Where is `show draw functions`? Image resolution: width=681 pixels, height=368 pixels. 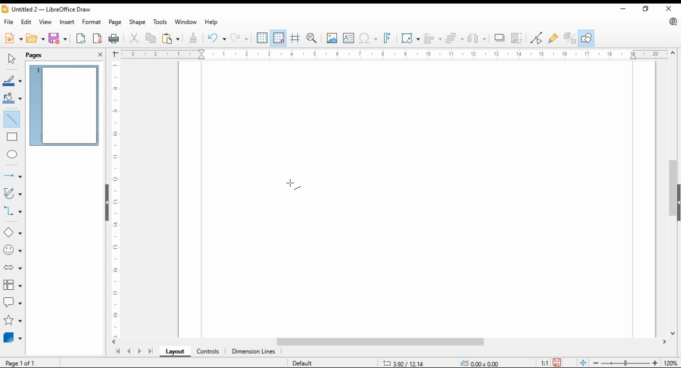 show draw functions is located at coordinates (585, 38).